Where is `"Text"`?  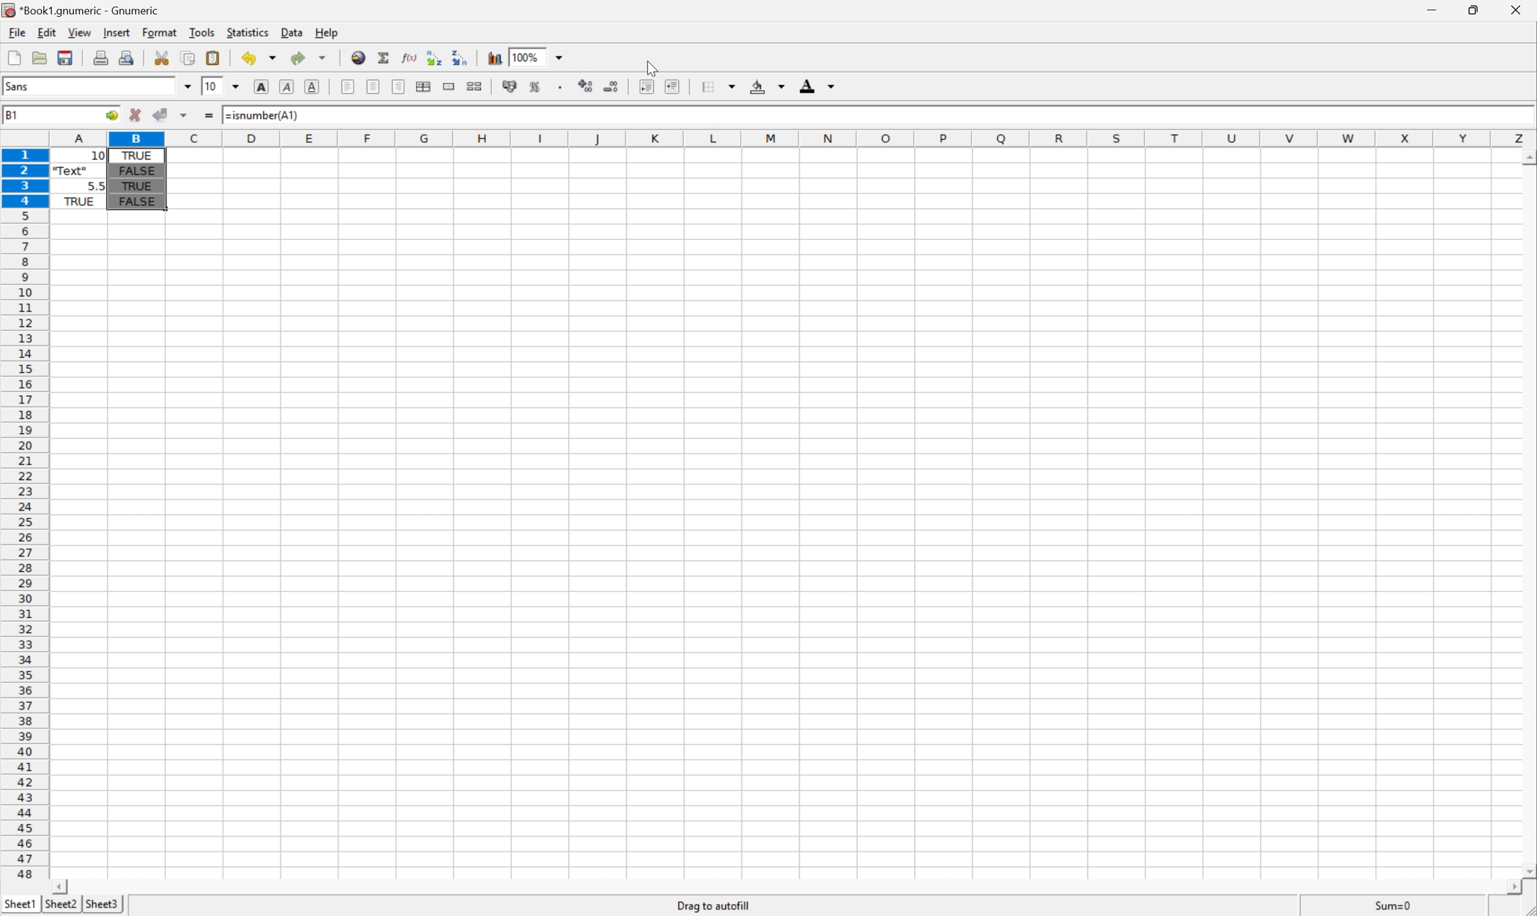
"Text" is located at coordinates (70, 173).